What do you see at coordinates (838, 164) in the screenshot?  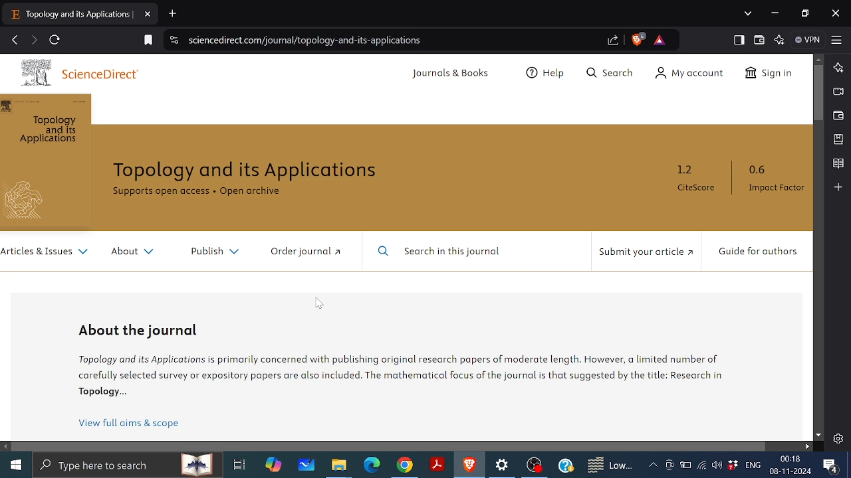 I see `Reading list` at bounding box center [838, 164].